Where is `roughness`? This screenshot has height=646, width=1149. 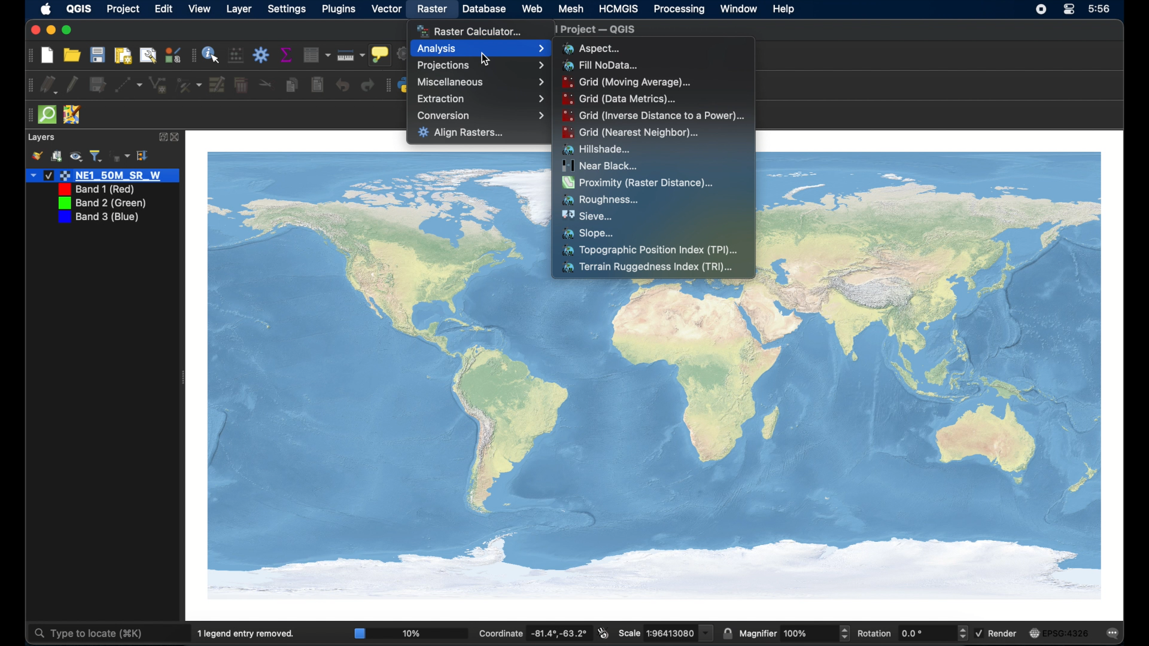 roughness is located at coordinates (601, 200).